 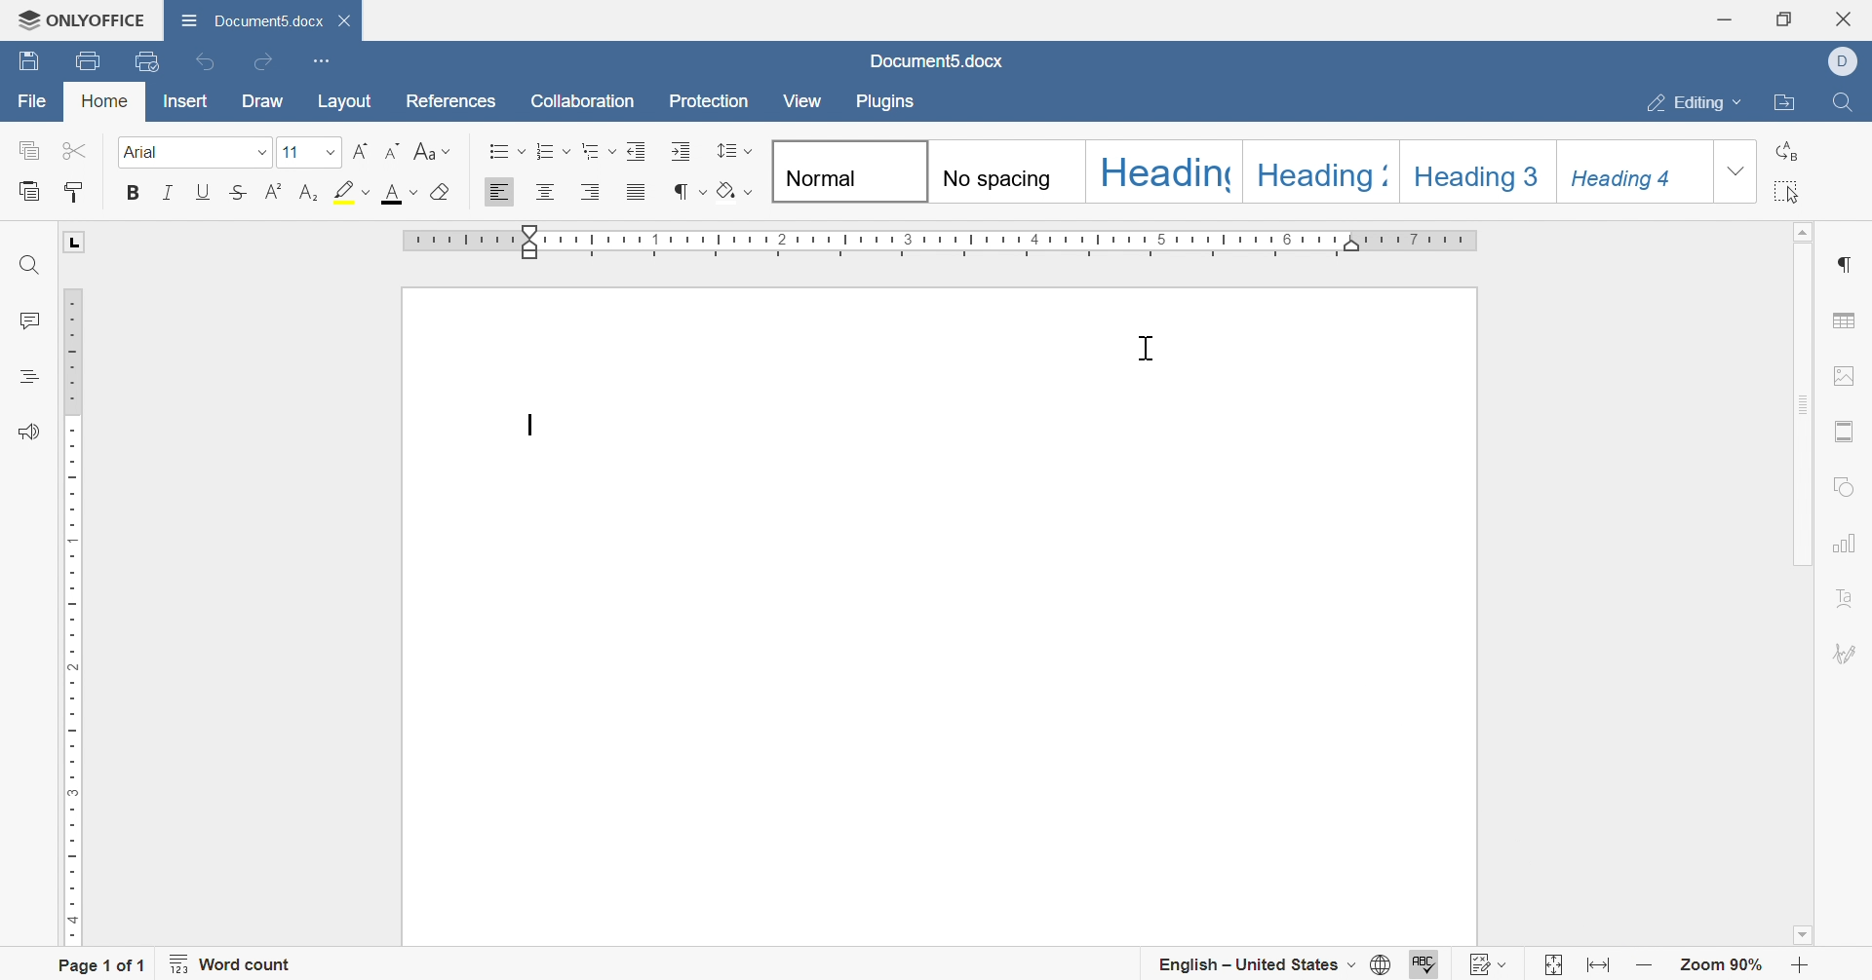 What do you see at coordinates (1253, 966) in the screenshot?
I see `english - united states` at bounding box center [1253, 966].